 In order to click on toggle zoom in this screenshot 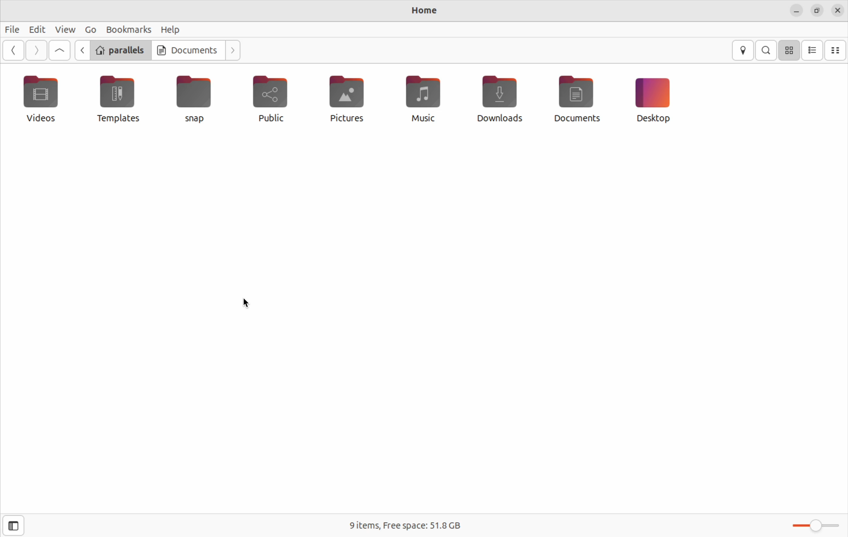, I will do `click(816, 527)`.